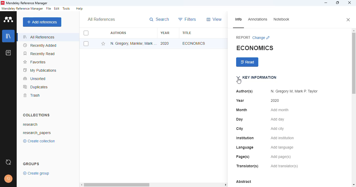 This screenshot has width=356, height=187. Describe the element at coordinates (282, 19) in the screenshot. I see `notebook` at that location.